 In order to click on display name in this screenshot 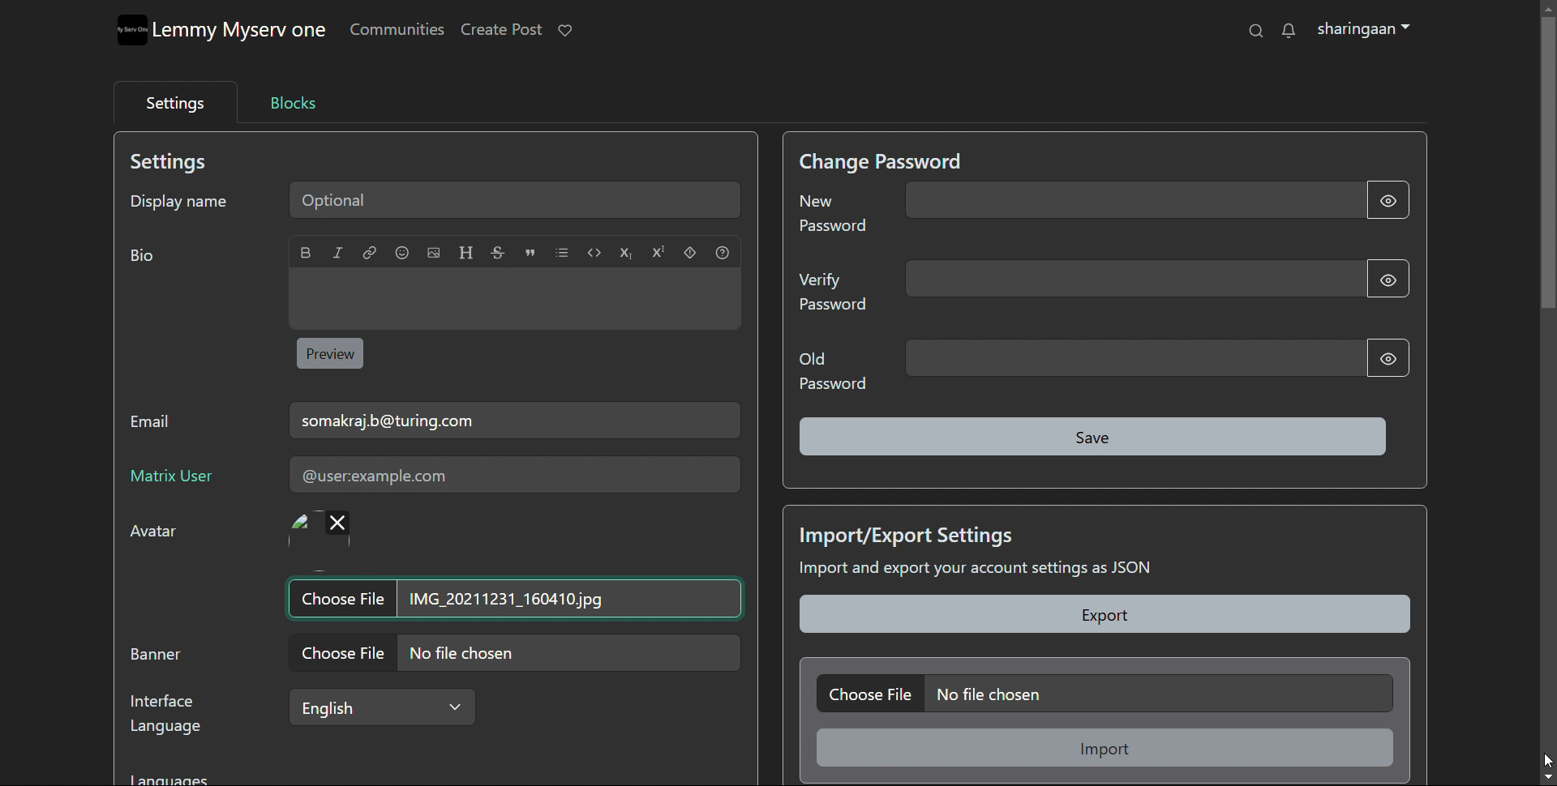, I will do `click(179, 199)`.